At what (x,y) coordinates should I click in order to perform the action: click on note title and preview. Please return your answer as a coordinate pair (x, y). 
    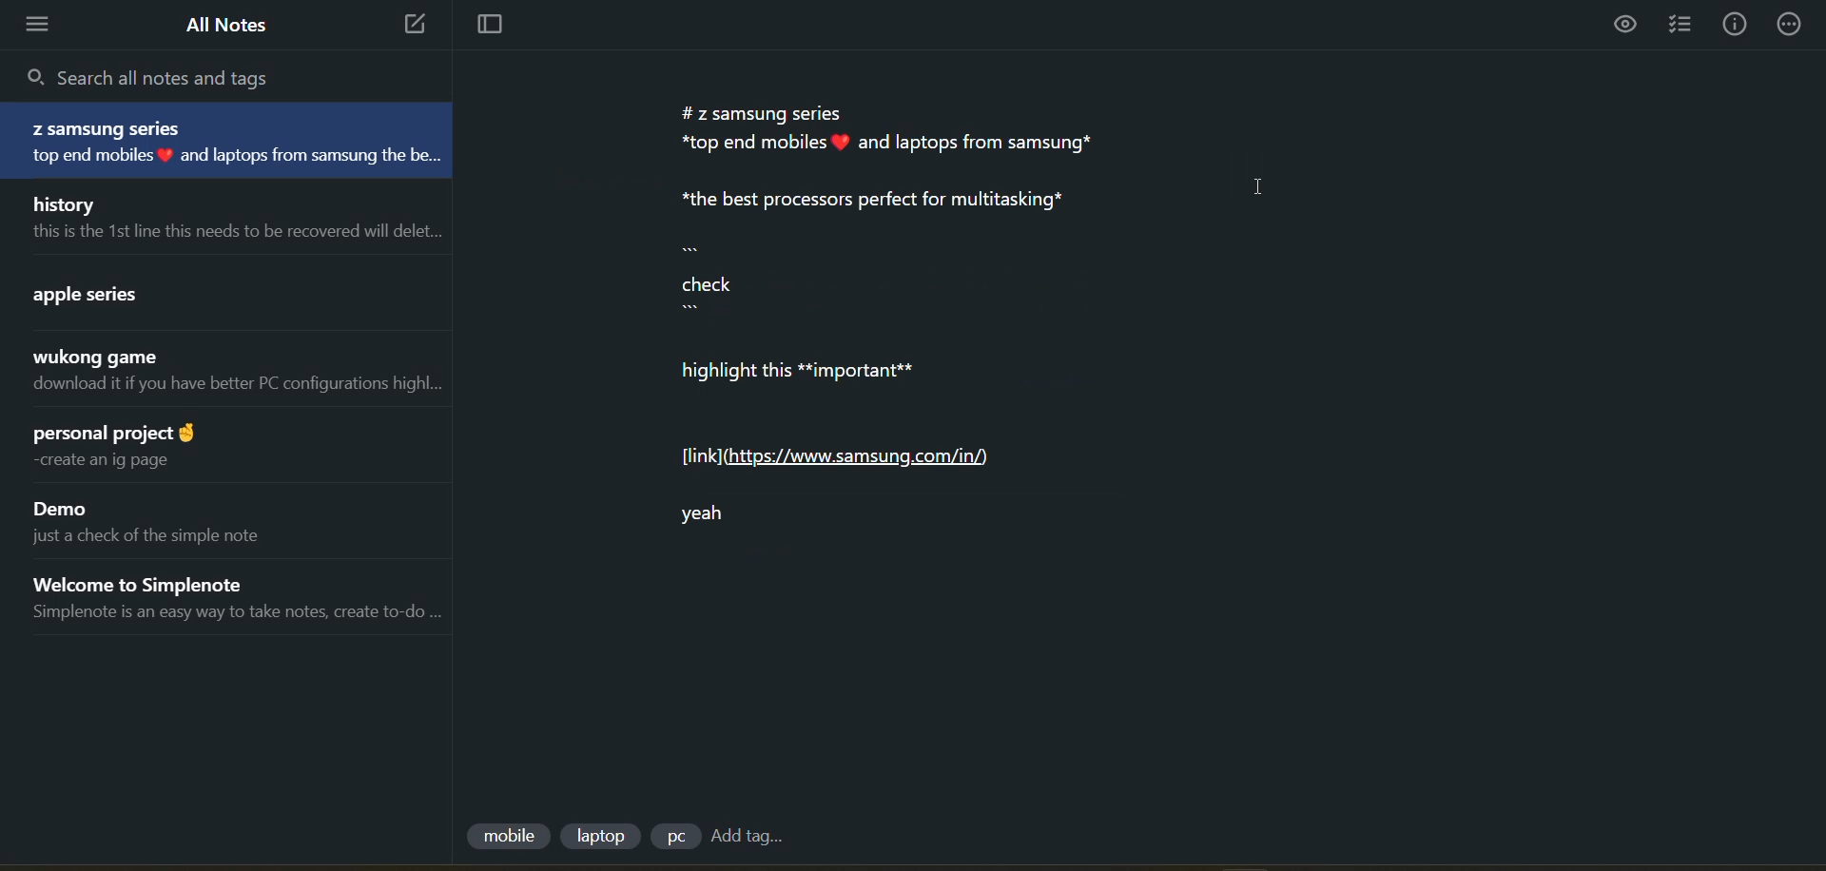
    Looking at the image, I should click on (226, 217).